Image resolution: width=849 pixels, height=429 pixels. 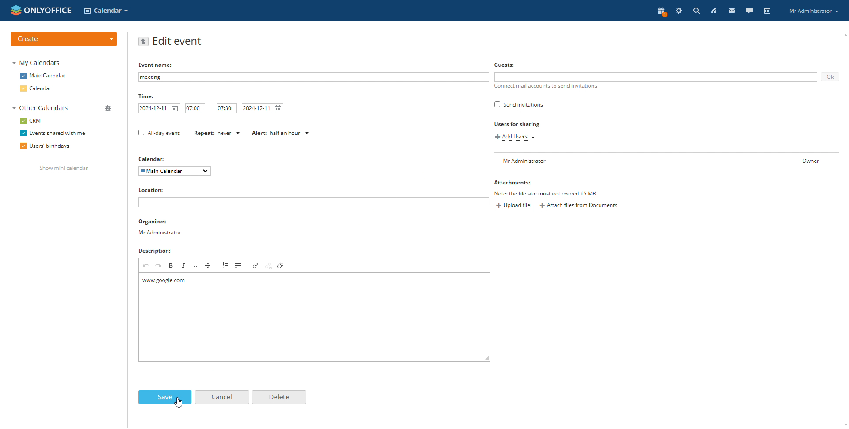 What do you see at coordinates (282, 265) in the screenshot?
I see `remove format` at bounding box center [282, 265].